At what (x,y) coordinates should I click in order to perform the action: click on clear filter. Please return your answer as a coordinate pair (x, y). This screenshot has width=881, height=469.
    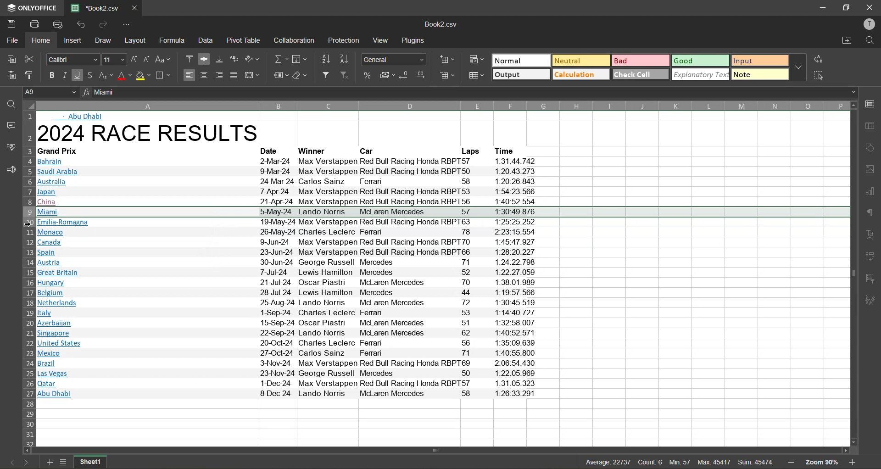
    Looking at the image, I should click on (346, 76).